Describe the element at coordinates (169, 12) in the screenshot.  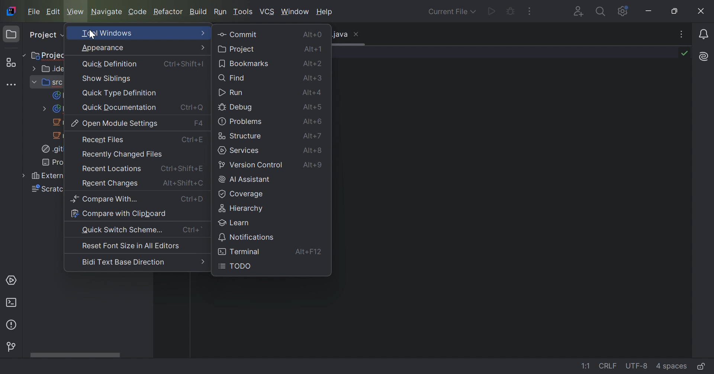
I see `Refactor` at that location.